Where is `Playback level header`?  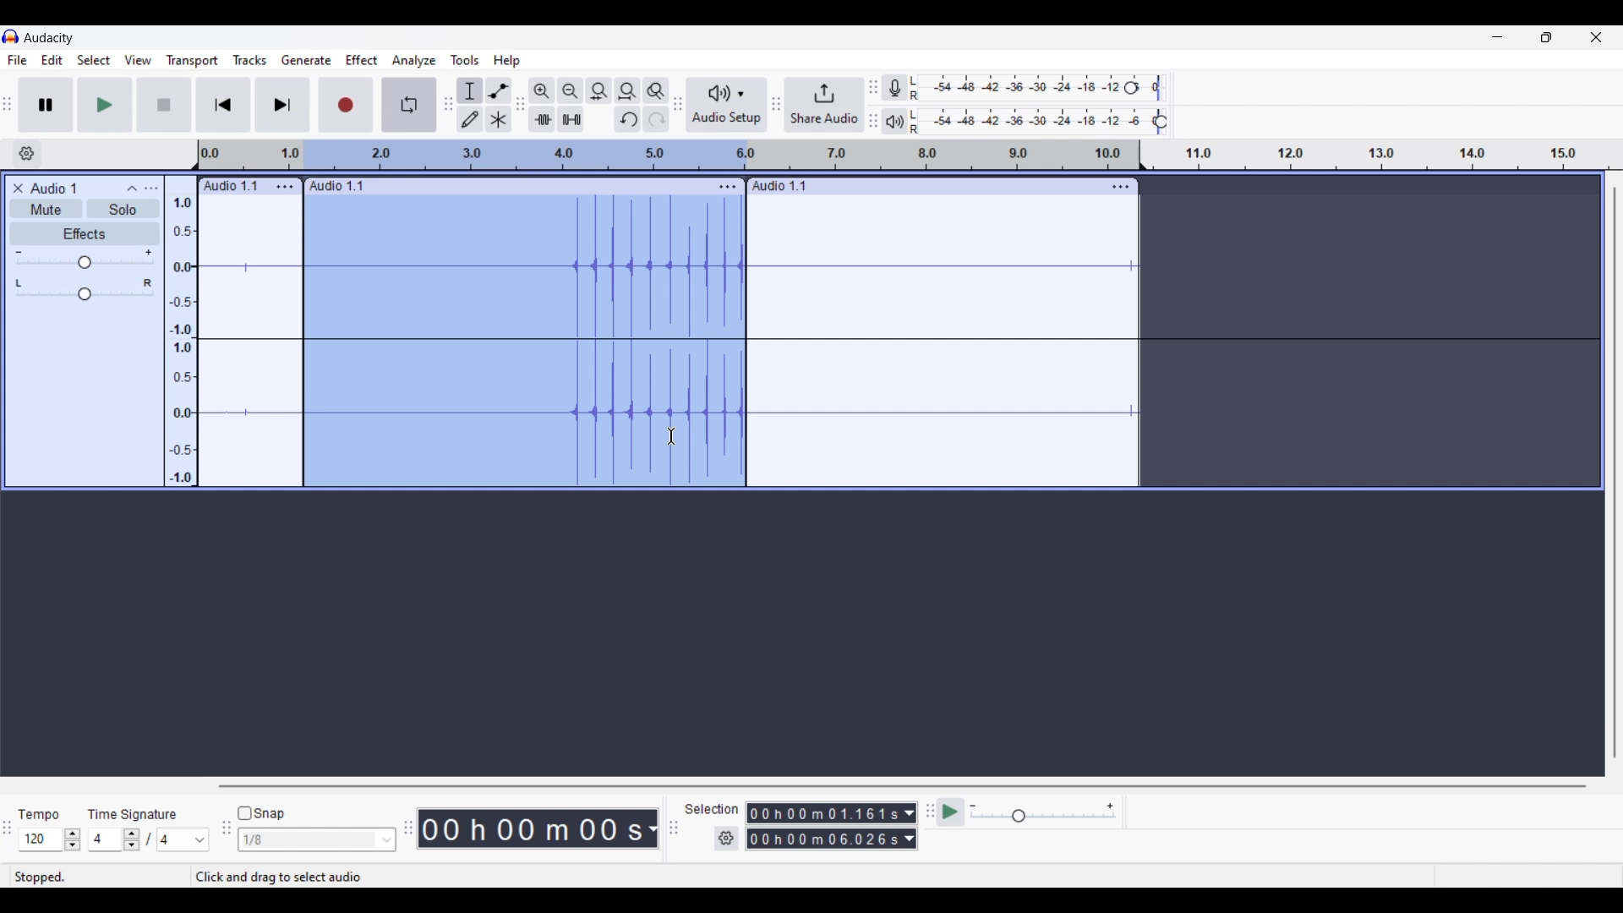 Playback level header is located at coordinates (1161, 122).